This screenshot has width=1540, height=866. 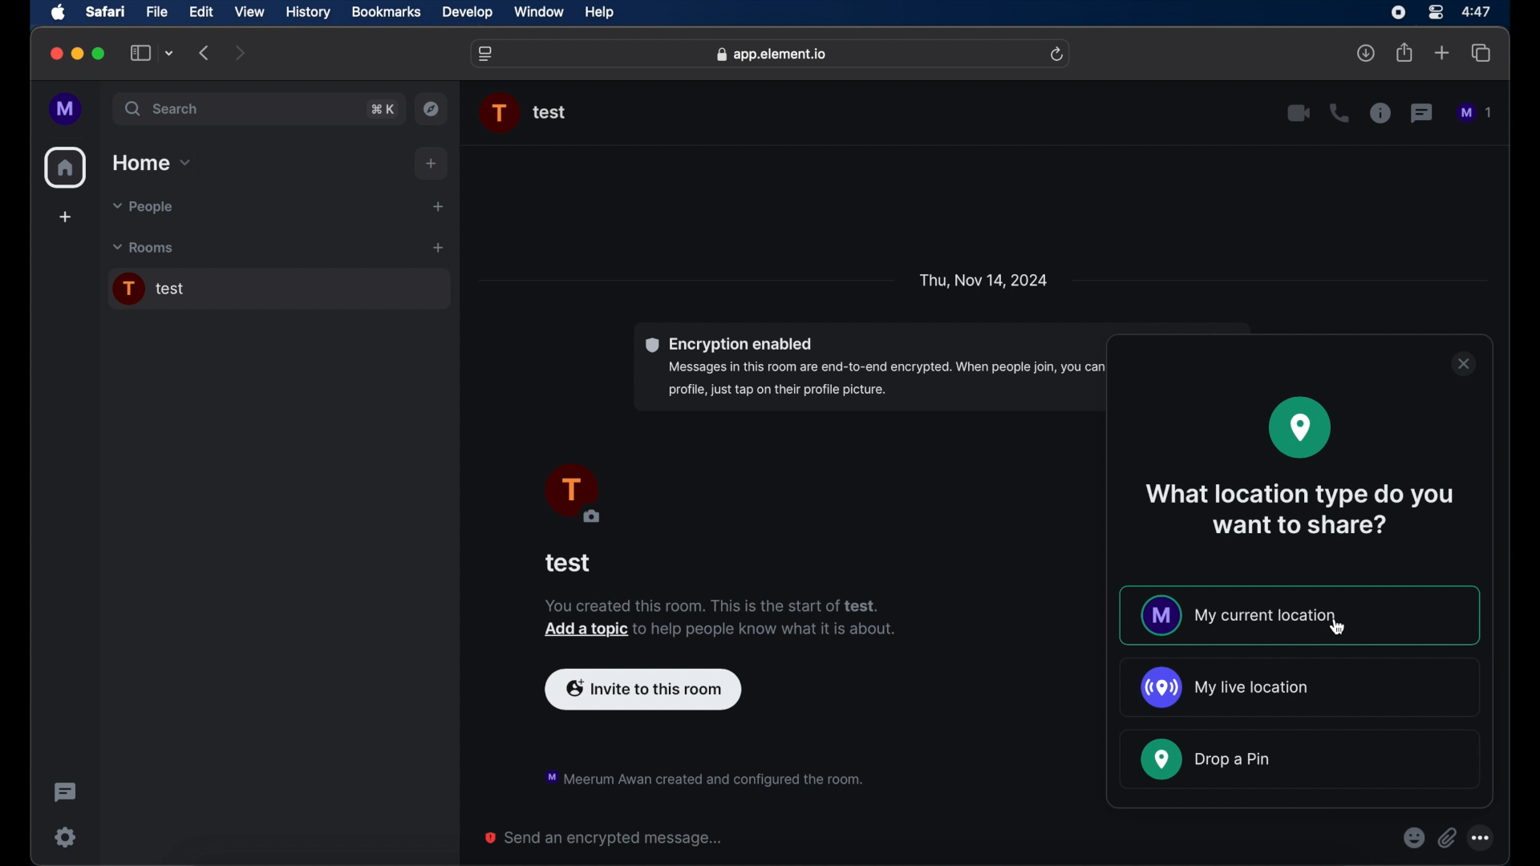 What do you see at coordinates (541, 13) in the screenshot?
I see `window` at bounding box center [541, 13].